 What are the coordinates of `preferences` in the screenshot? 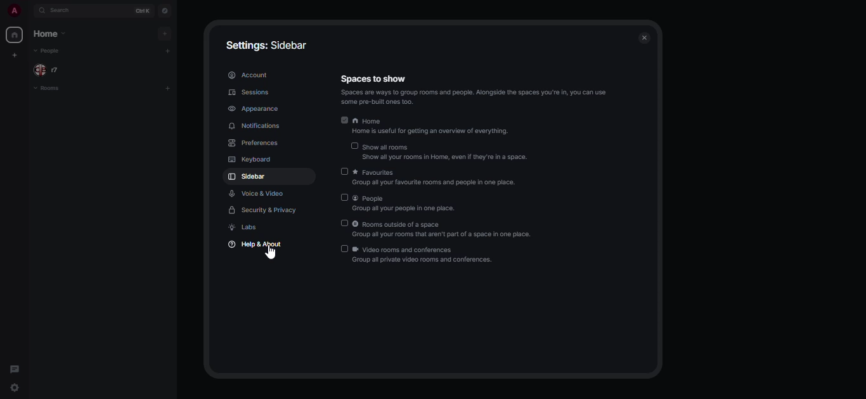 It's located at (252, 143).